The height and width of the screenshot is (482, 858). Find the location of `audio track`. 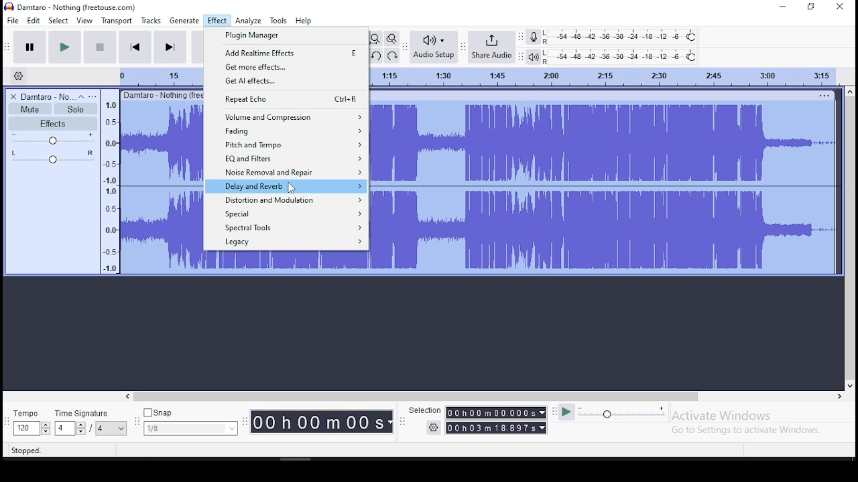

audio track is located at coordinates (604, 230).